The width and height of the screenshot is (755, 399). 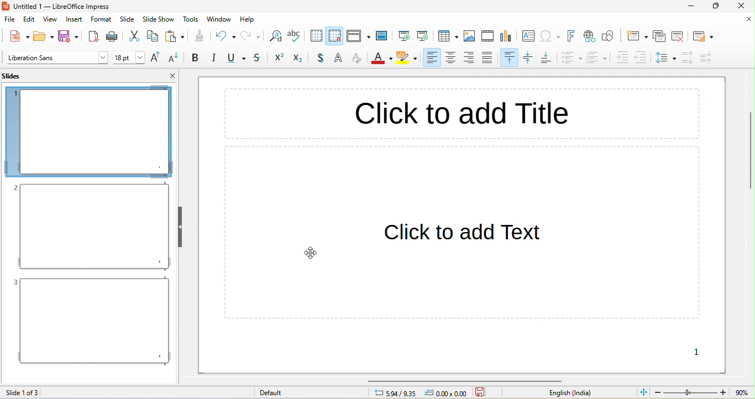 What do you see at coordinates (636, 36) in the screenshot?
I see `new slide` at bounding box center [636, 36].